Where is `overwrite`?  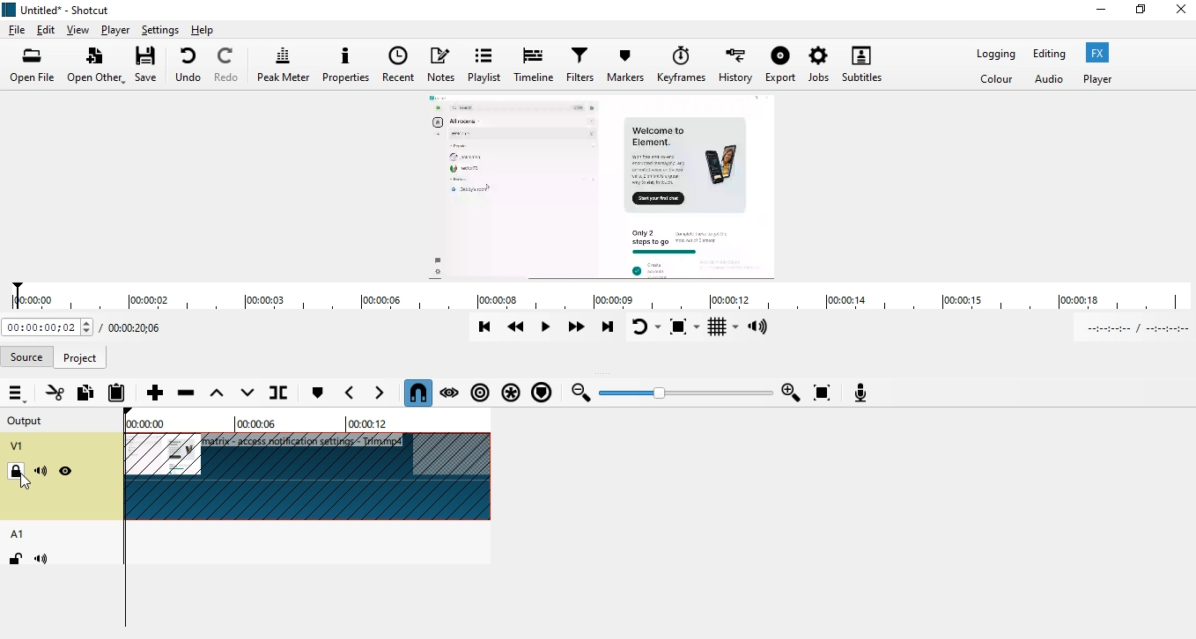
overwrite is located at coordinates (244, 393).